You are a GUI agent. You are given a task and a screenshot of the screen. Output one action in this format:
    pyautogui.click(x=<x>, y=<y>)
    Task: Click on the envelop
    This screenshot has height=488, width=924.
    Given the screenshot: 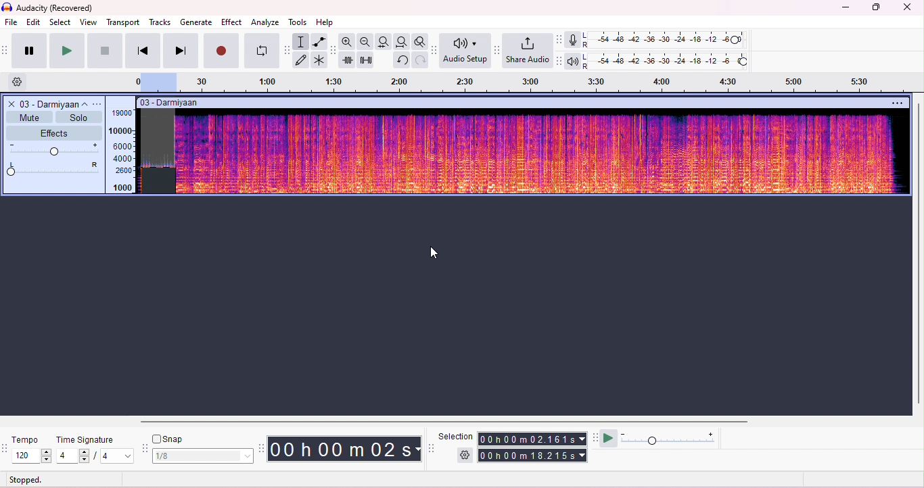 What is the action you would take?
    pyautogui.click(x=321, y=42)
    